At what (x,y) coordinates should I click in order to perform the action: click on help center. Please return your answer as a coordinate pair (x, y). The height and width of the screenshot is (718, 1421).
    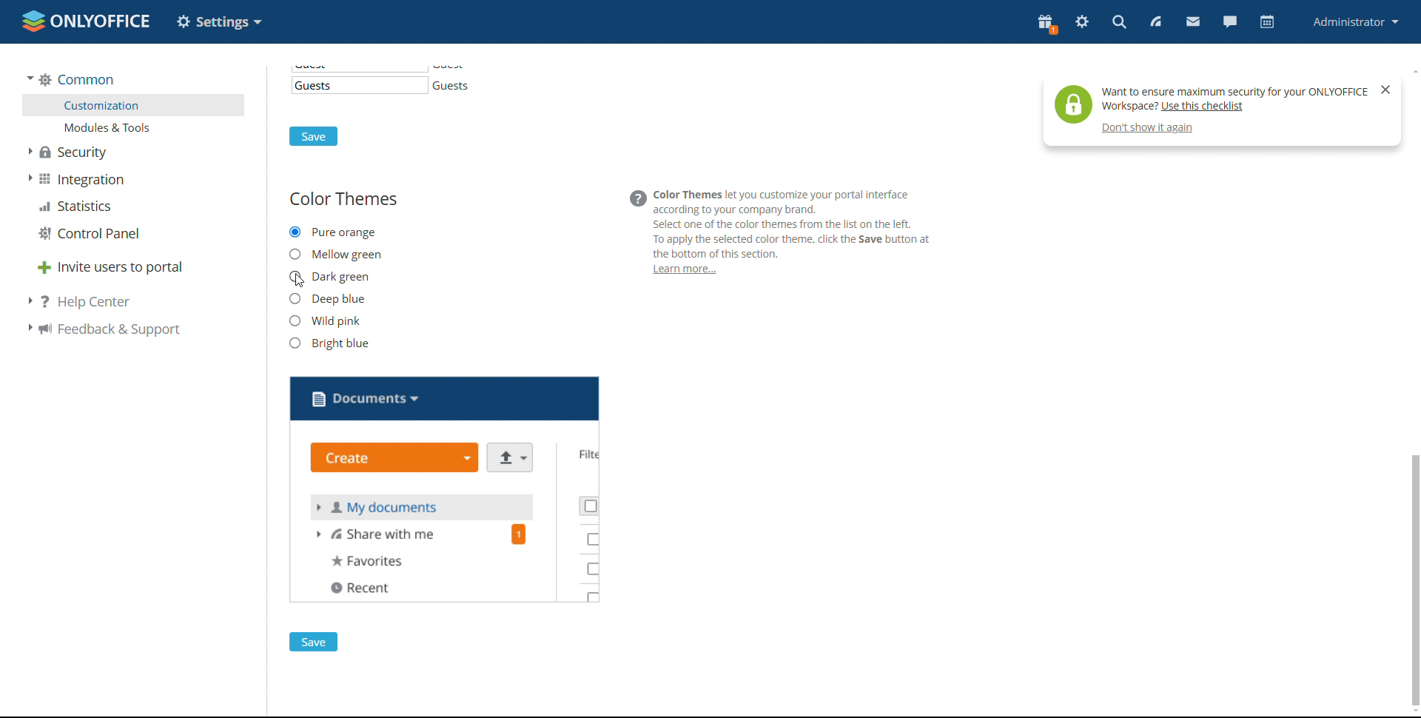
    Looking at the image, I should click on (79, 301).